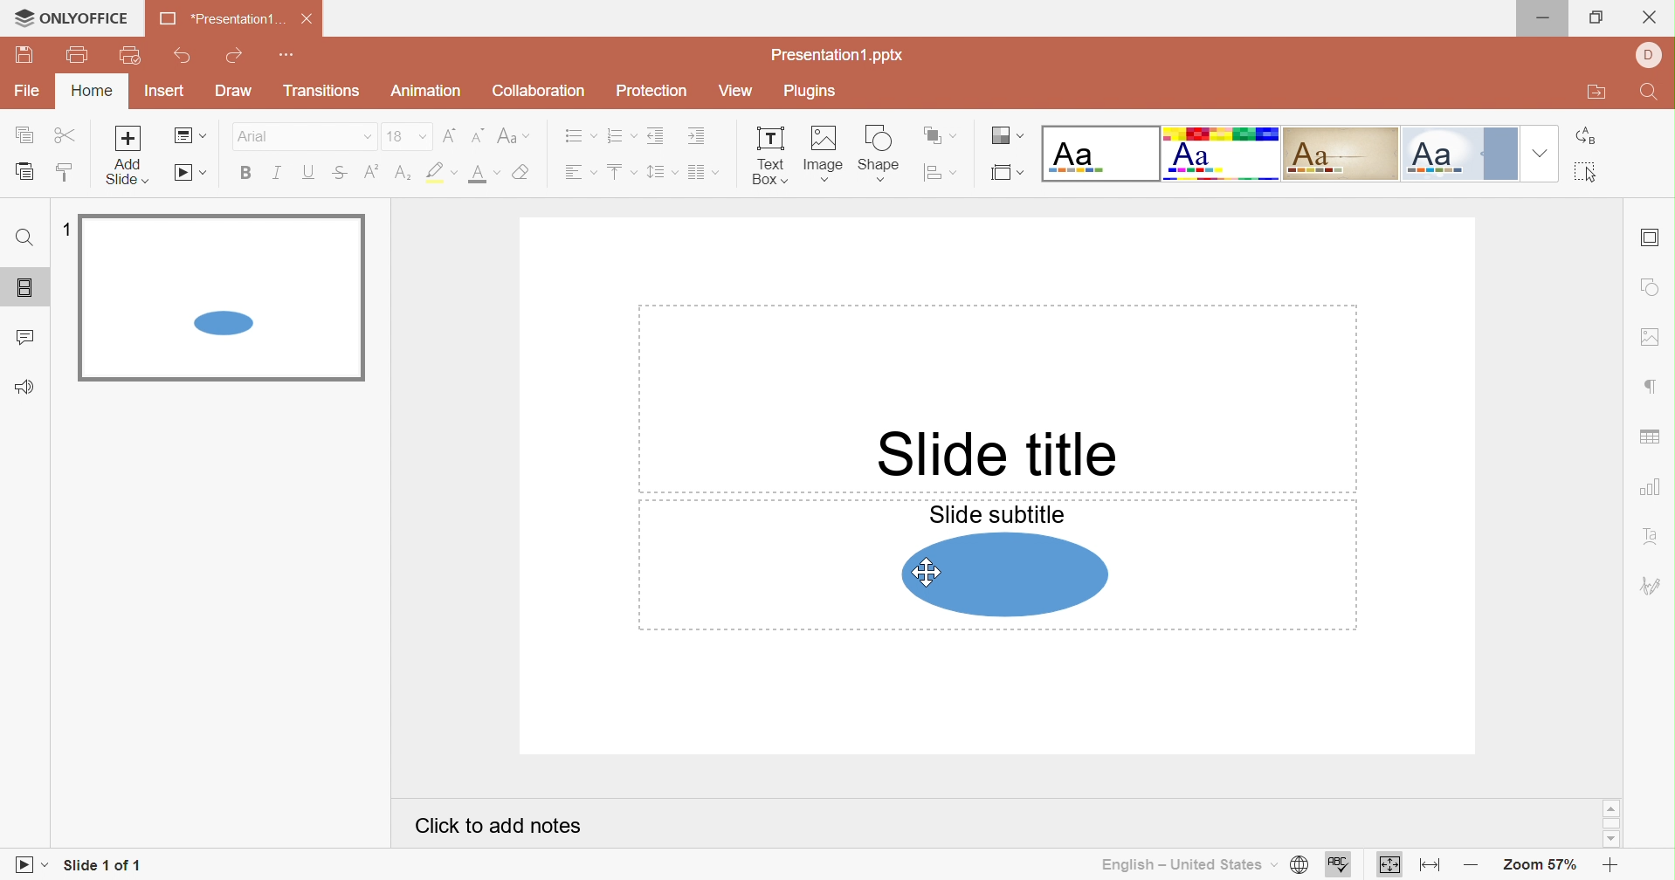  Describe the element at coordinates (661, 172) in the screenshot. I see `Line spacing` at that location.